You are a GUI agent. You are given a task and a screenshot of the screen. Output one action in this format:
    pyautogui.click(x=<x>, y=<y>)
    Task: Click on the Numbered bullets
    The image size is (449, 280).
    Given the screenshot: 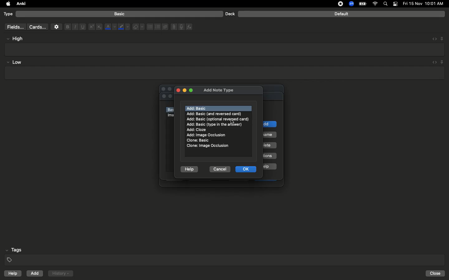 What is the action you would take?
    pyautogui.click(x=158, y=27)
    